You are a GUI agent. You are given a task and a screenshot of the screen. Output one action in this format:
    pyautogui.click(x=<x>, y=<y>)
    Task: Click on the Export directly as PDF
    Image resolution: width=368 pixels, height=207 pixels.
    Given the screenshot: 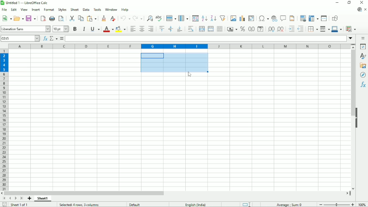 What is the action you would take?
    pyautogui.click(x=43, y=19)
    